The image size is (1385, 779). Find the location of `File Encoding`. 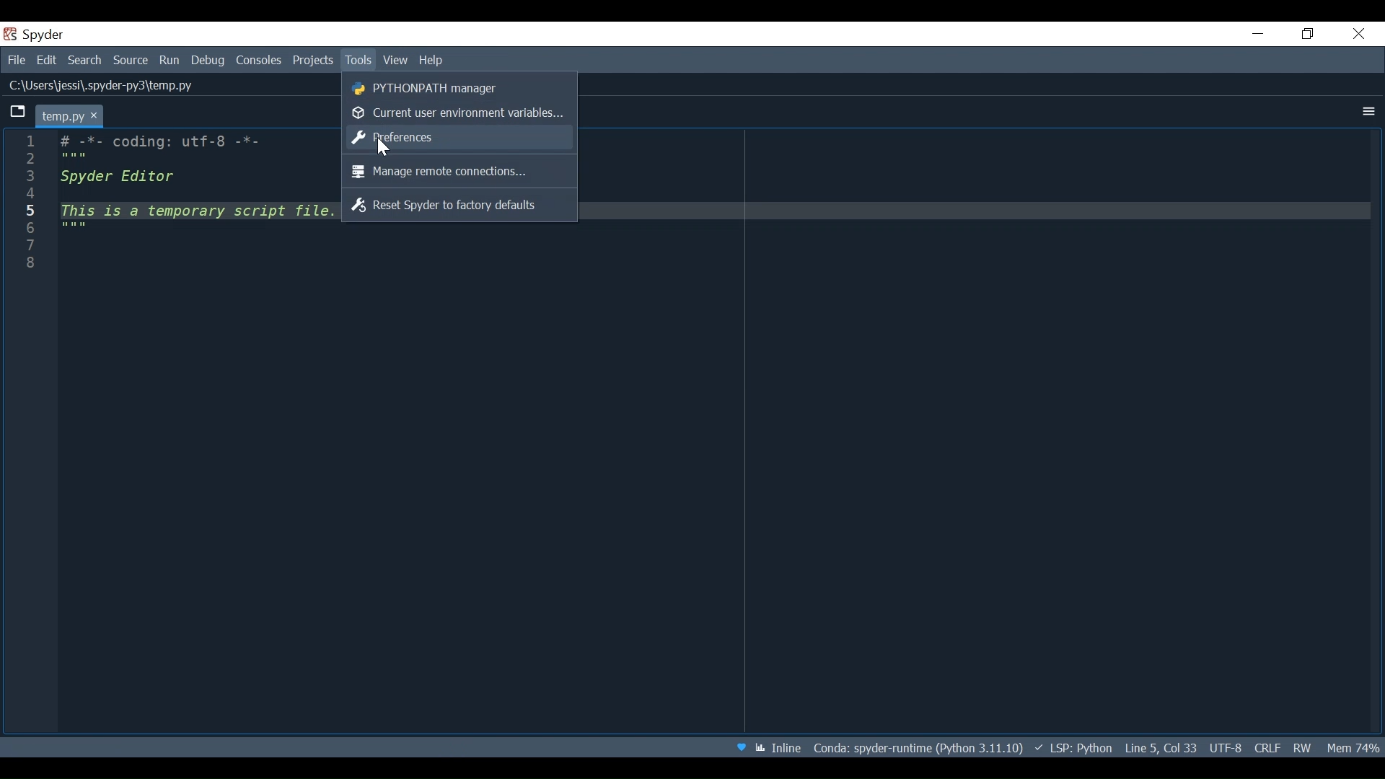

File Encoding is located at coordinates (1228, 747).